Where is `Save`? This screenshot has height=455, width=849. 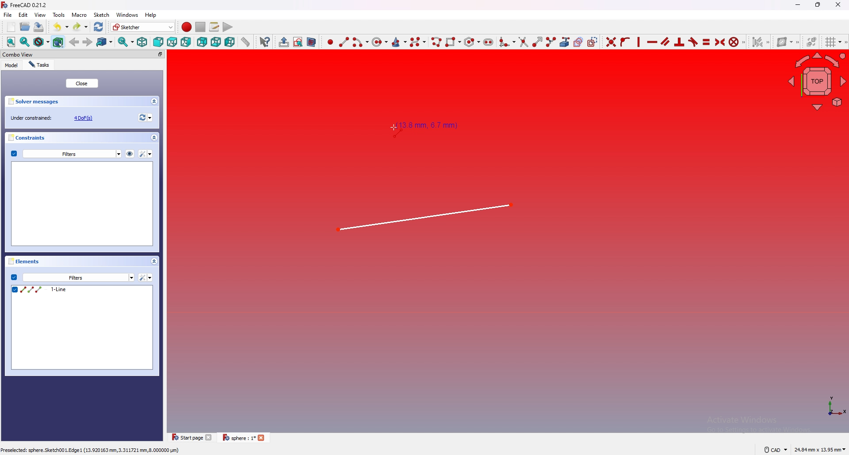
Save is located at coordinates (38, 27).